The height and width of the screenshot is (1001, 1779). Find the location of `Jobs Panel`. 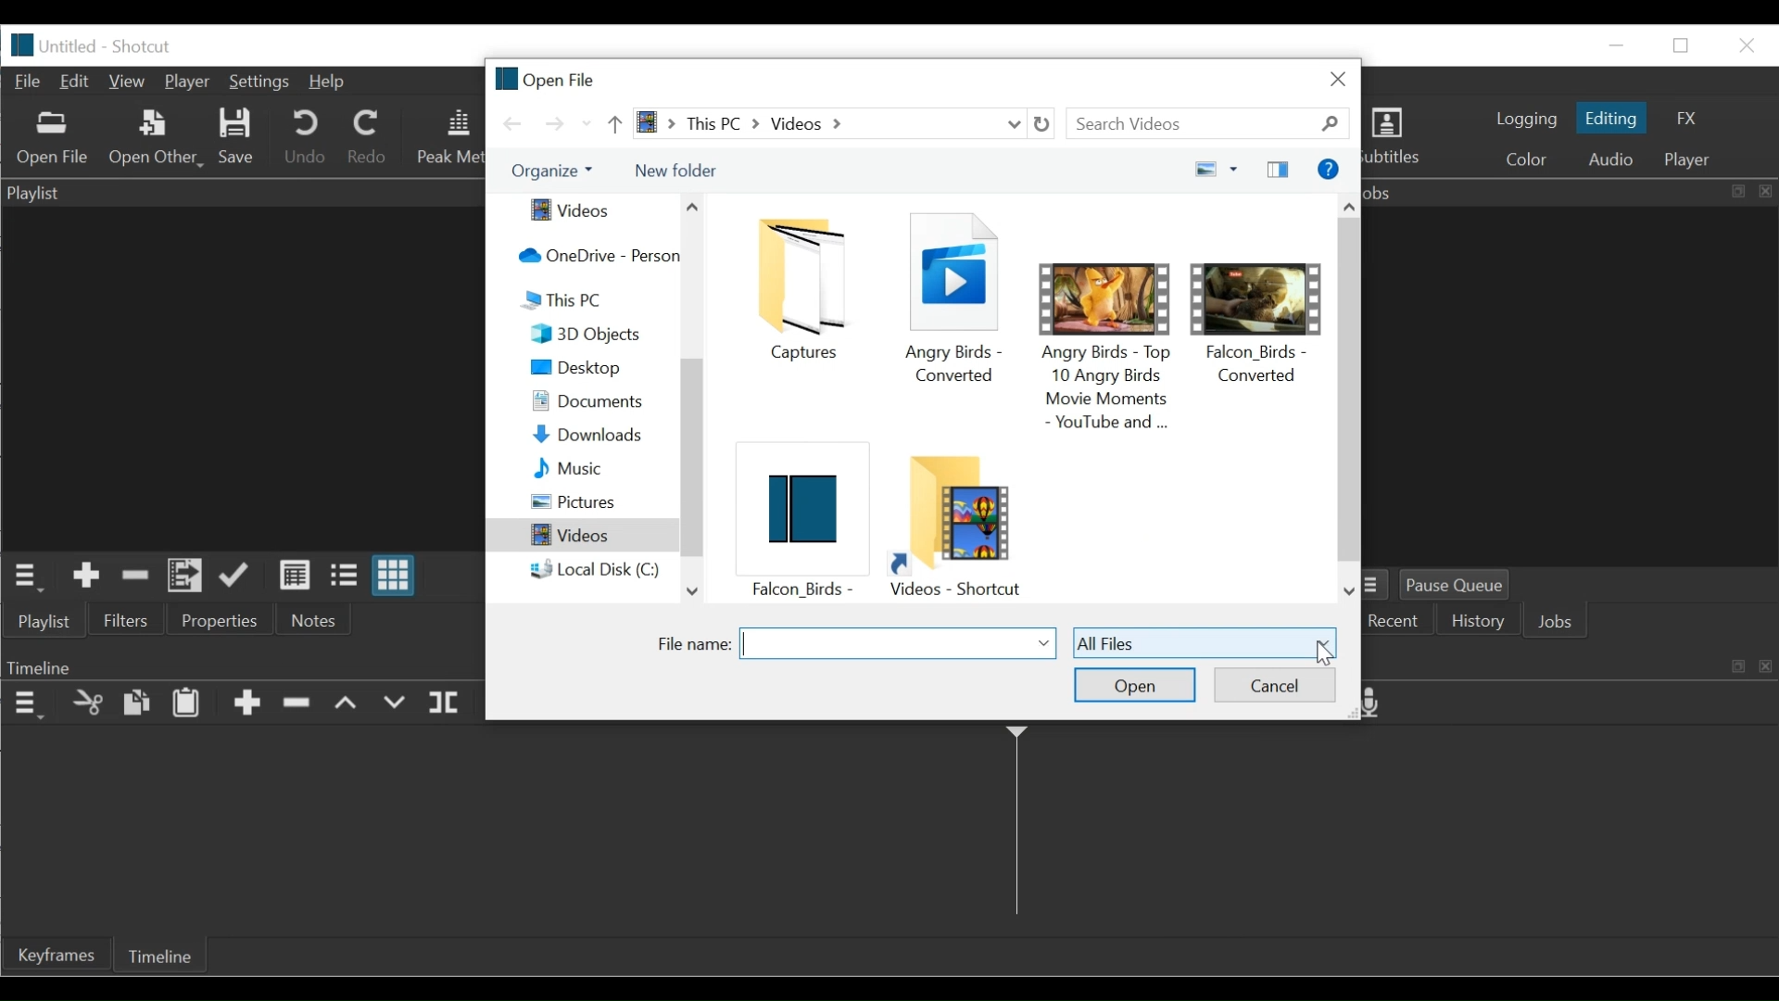

Jobs Panel is located at coordinates (1575, 386).